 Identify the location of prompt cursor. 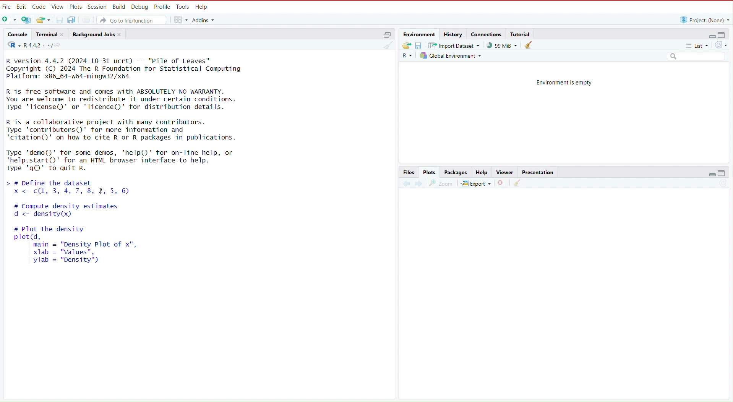
(5, 183).